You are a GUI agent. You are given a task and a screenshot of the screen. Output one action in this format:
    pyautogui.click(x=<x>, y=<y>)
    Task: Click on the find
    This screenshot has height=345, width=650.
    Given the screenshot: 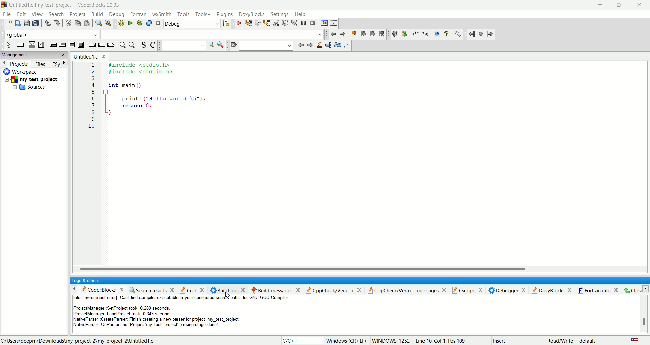 What is the action you would take?
    pyautogui.click(x=97, y=23)
    